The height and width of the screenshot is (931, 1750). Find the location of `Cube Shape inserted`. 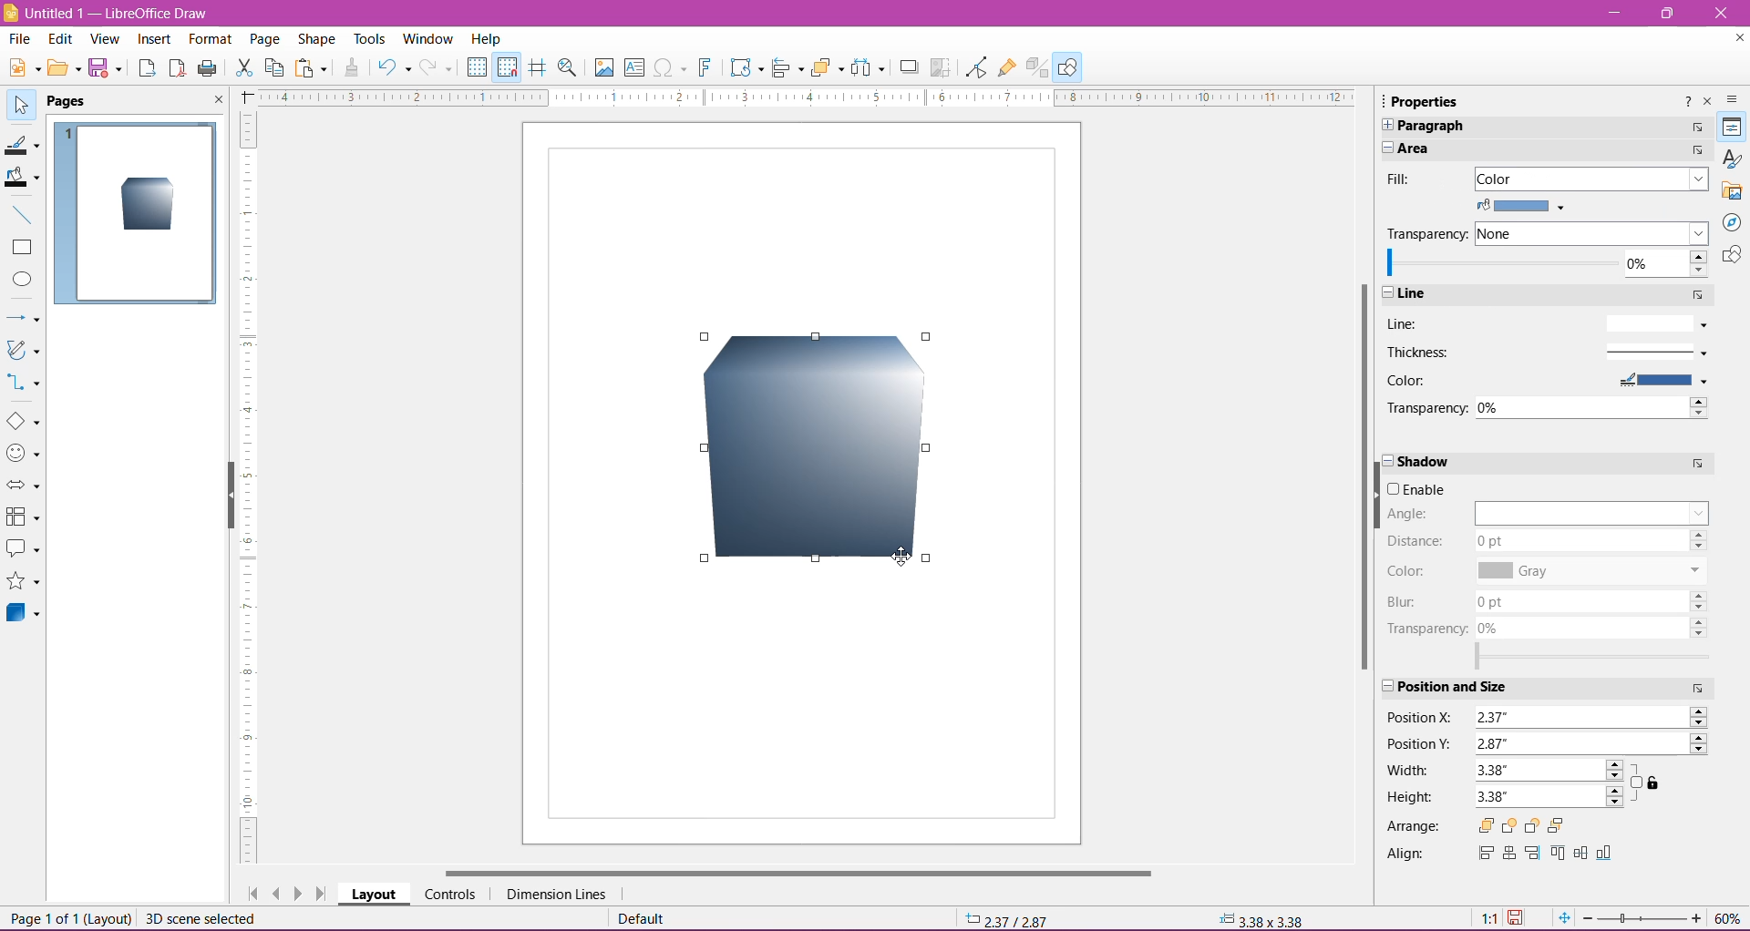

Cube Shape inserted is located at coordinates (148, 206).